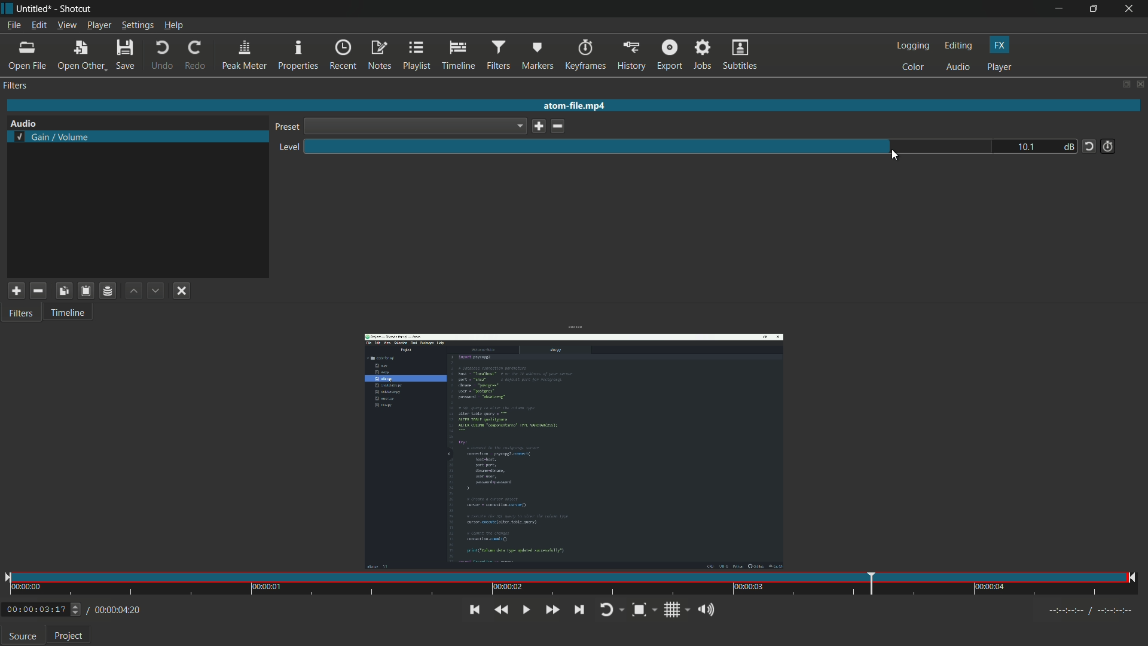 The height and width of the screenshot is (646, 1148). What do you see at coordinates (742, 56) in the screenshot?
I see `subtitles` at bounding box center [742, 56].